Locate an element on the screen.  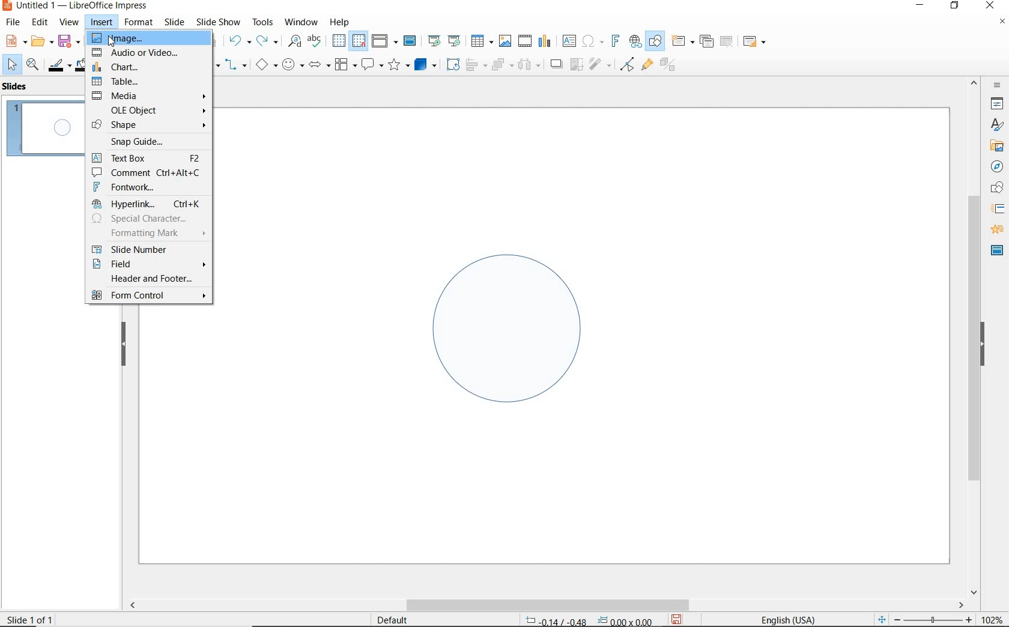
TEXT BOX is located at coordinates (147, 156).